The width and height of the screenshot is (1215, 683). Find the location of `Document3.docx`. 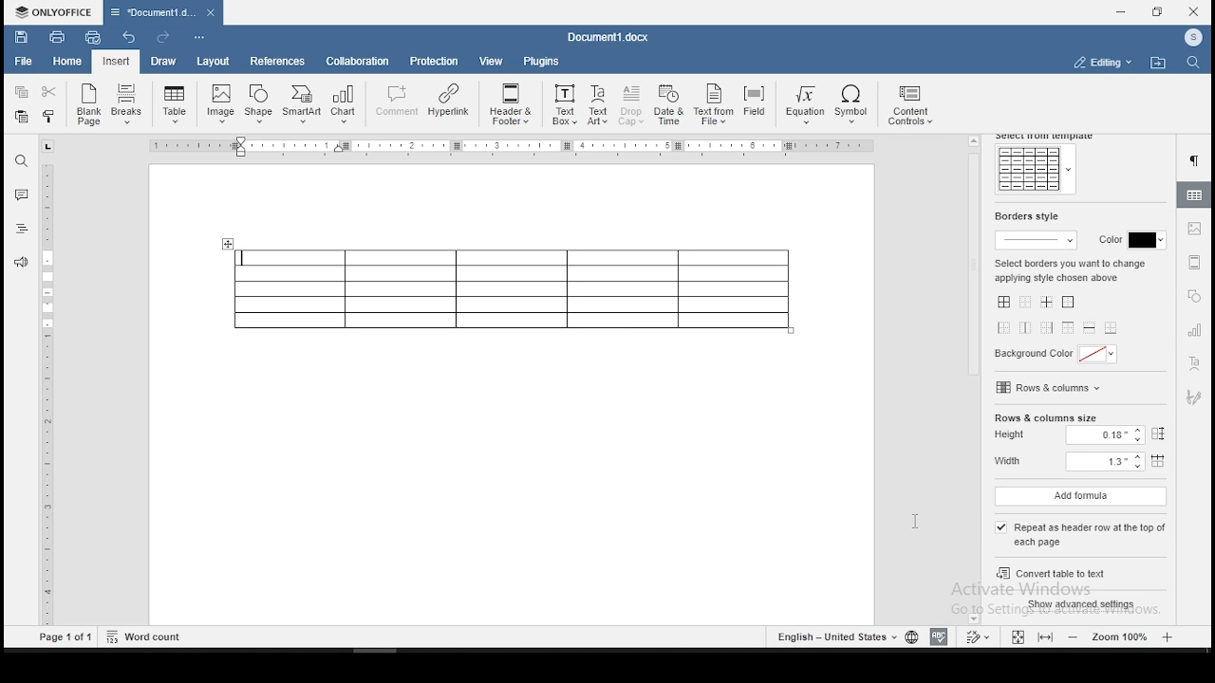

Document3.docx is located at coordinates (611, 37).